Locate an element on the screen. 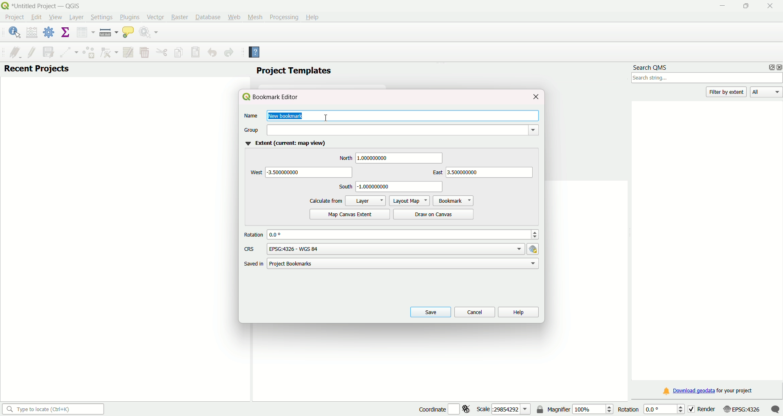 Image resolution: width=783 pixels, height=416 pixels. project templates is located at coordinates (293, 71).